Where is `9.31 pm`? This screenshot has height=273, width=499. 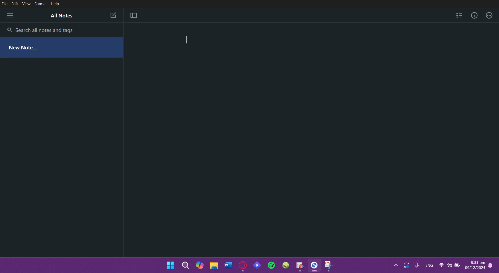
9.31 pm is located at coordinates (476, 262).